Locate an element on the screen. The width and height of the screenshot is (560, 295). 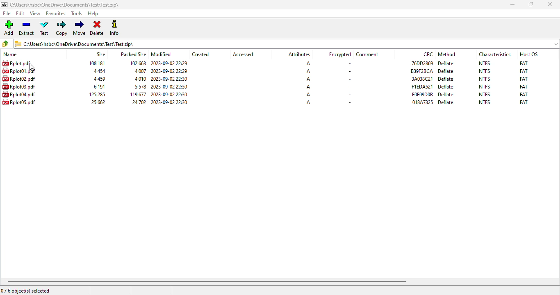
file is located at coordinates (19, 102).